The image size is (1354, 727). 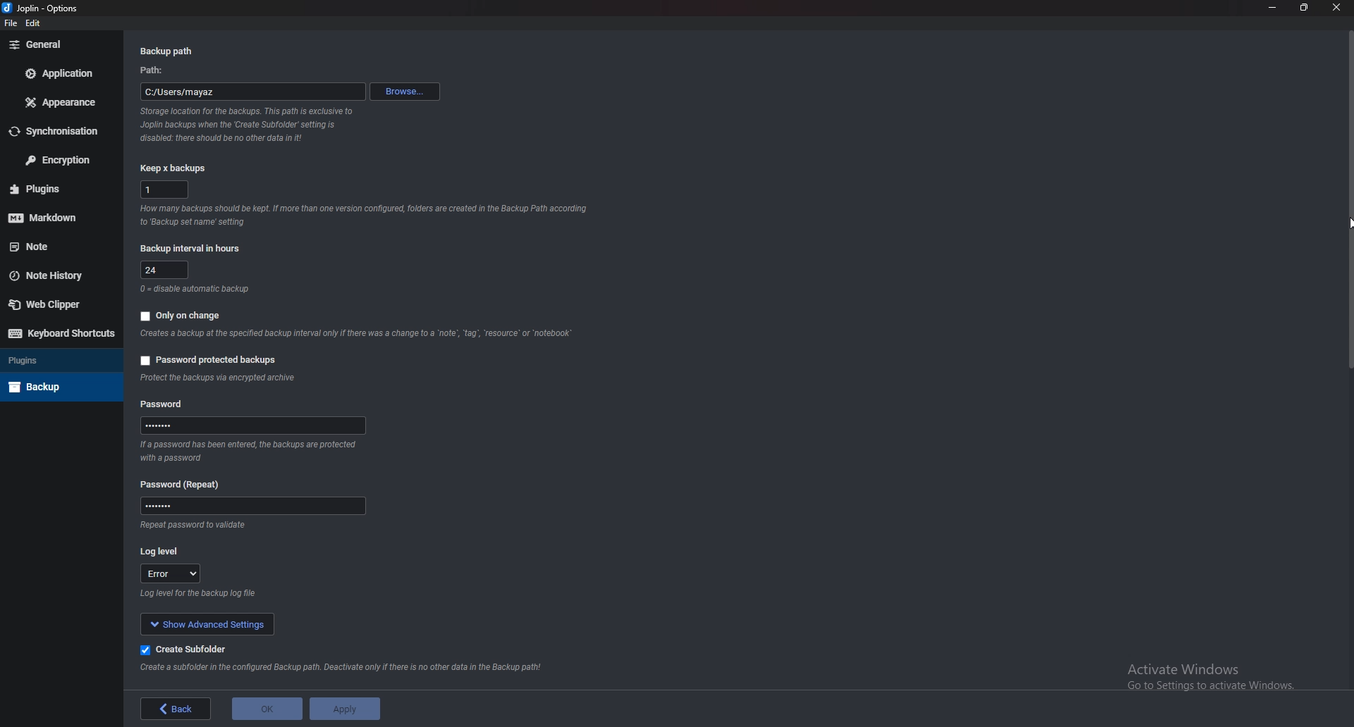 I want to click on info, so click(x=192, y=526).